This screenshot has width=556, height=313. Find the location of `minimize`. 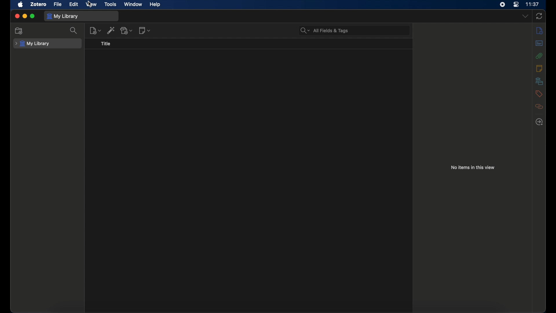

minimize is located at coordinates (25, 16).